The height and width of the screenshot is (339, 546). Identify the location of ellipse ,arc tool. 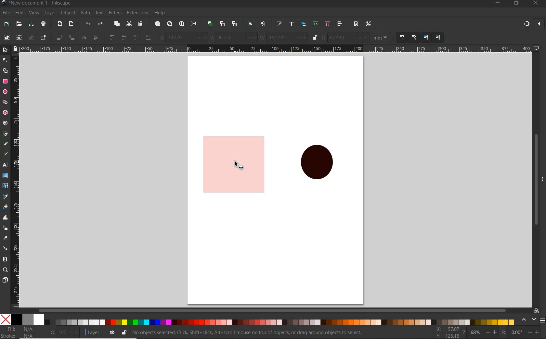
(5, 91).